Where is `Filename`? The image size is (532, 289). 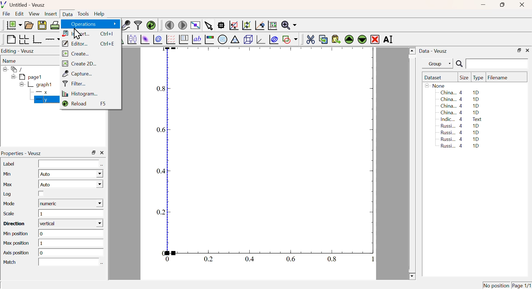 Filename is located at coordinates (500, 78).